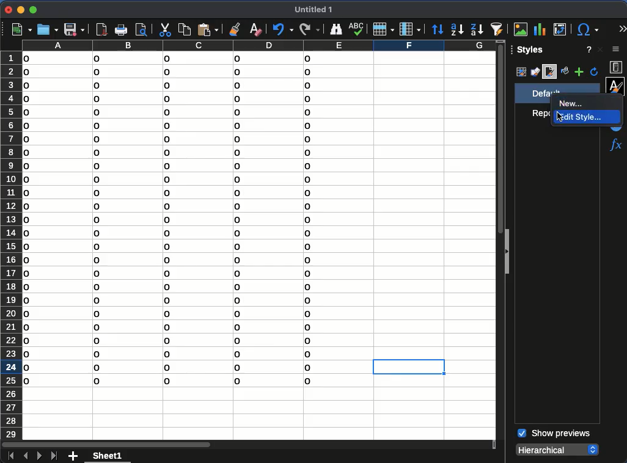 The height and width of the screenshot is (463, 627). What do you see at coordinates (47, 29) in the screenshot?
I see `open` at bounding box center [47, 29].